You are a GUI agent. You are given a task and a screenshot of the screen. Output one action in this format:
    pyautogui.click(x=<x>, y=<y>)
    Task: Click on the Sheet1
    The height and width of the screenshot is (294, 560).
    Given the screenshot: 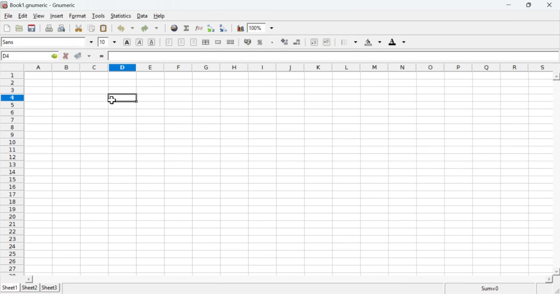 What is the action you would take?
    pyautogui.click(x=10, y=288)
    